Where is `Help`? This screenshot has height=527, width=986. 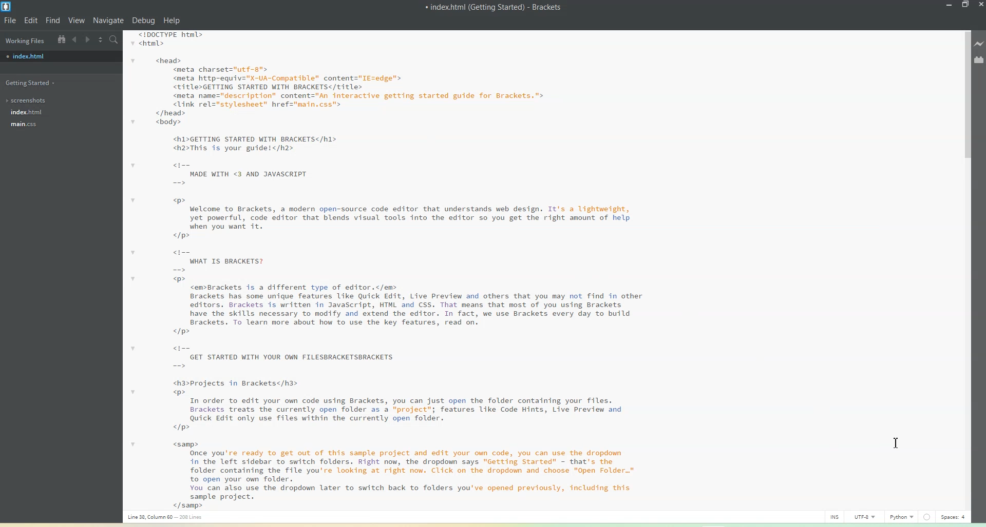
Help is located at coordinates (171, 21).